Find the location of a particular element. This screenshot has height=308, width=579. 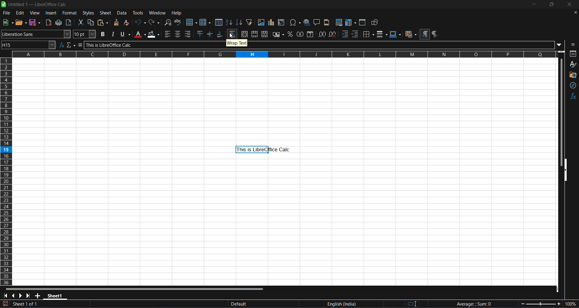

redo is located at coordinates (155, 23).